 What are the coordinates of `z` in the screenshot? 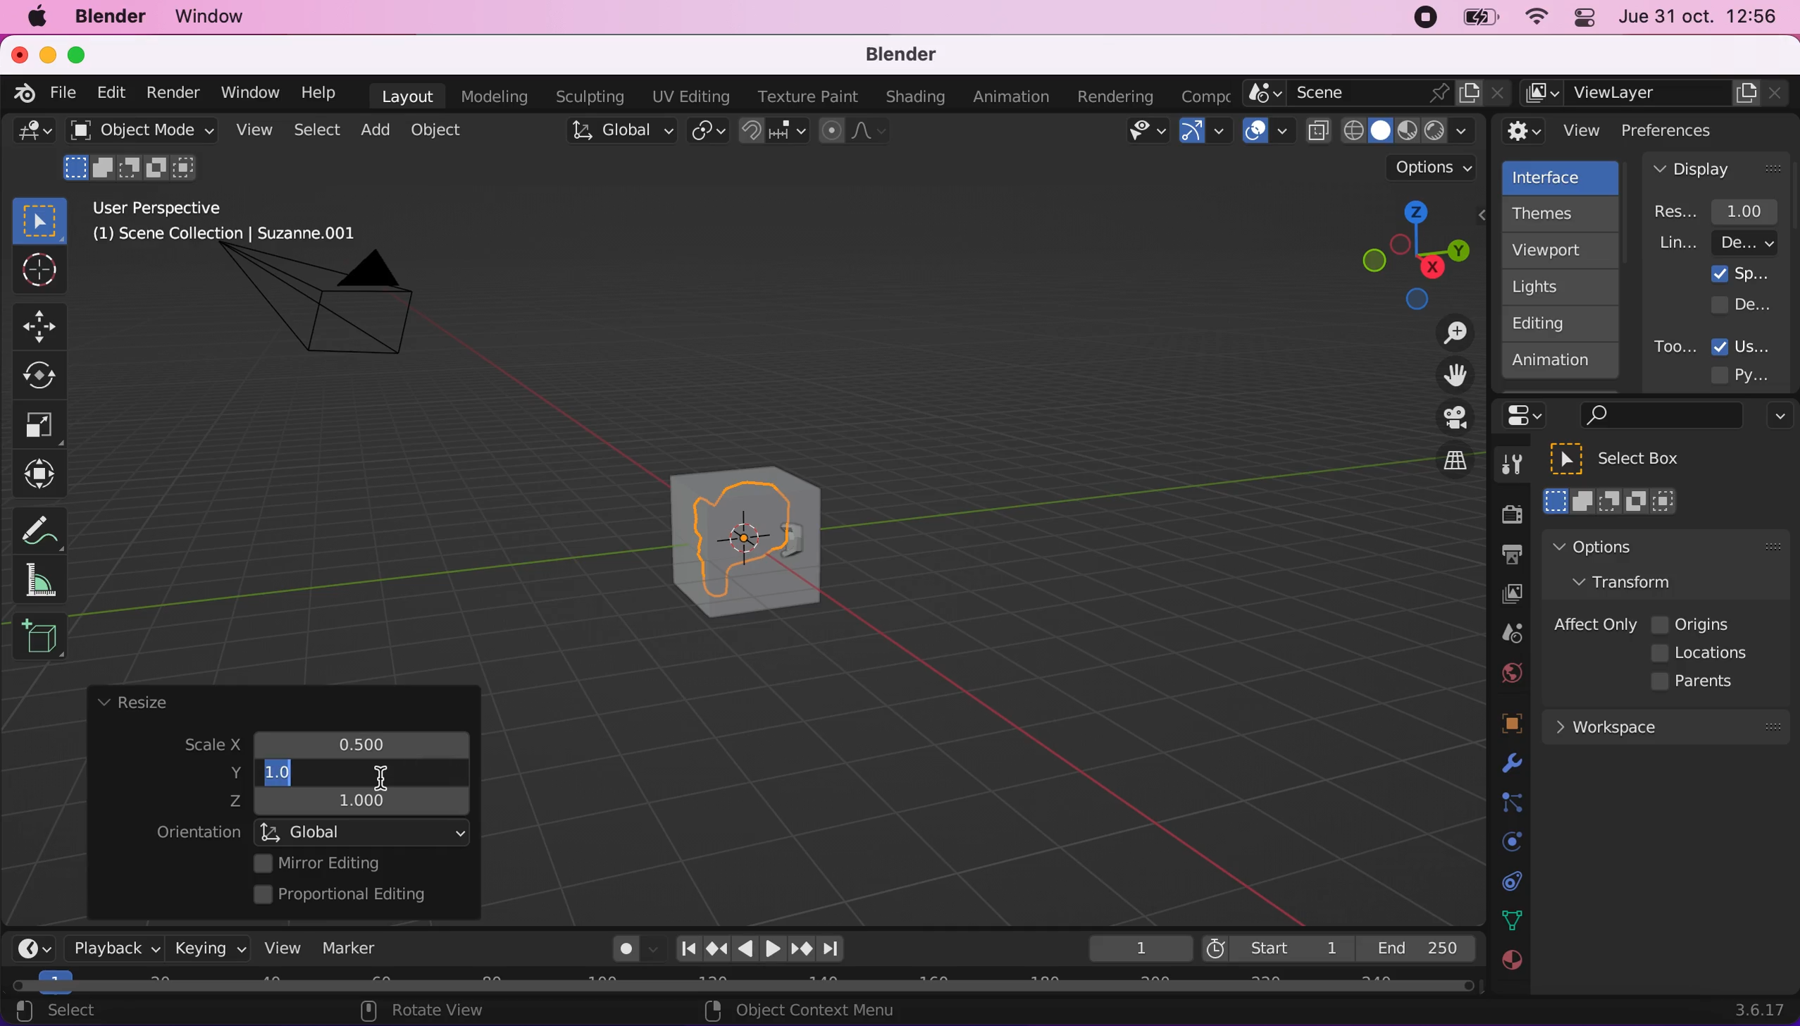 It's located at (354, 803).